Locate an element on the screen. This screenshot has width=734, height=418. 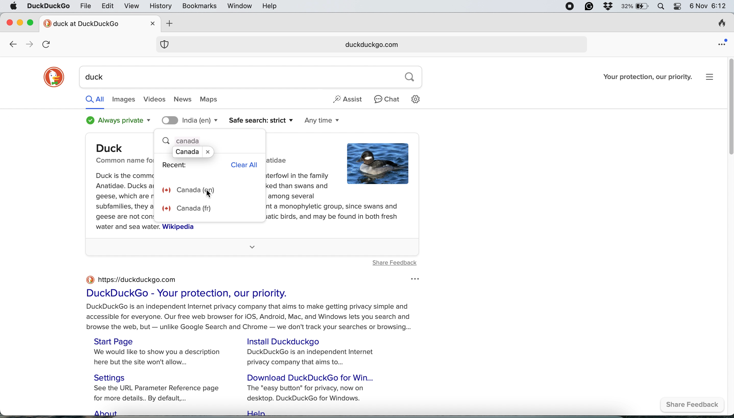
file is located at coordinates (86, 5).